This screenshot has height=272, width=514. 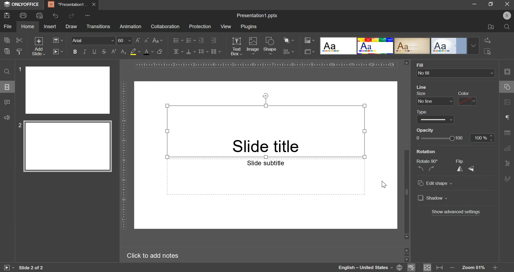 What do you see at coordinates (508, 3) in the screenshot?
I see `exit` at bounding box center [508, 3].